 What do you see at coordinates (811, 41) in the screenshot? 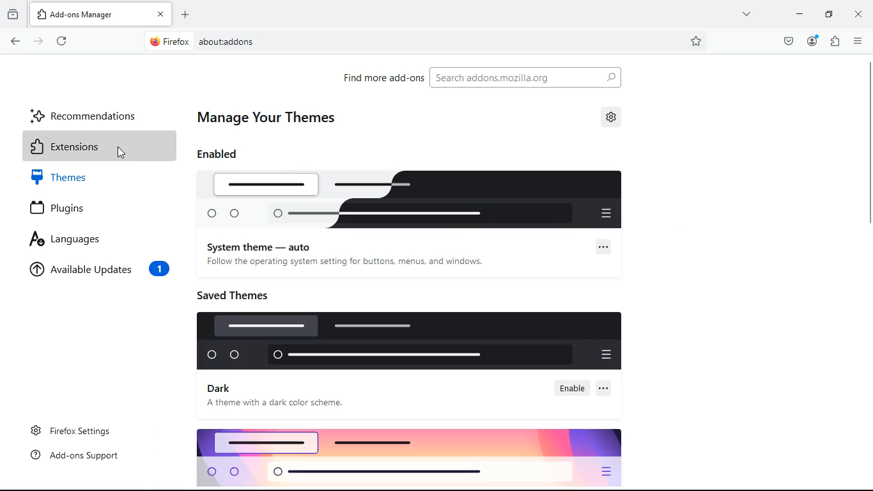
I see `profile` at bounding box center [811, 41].